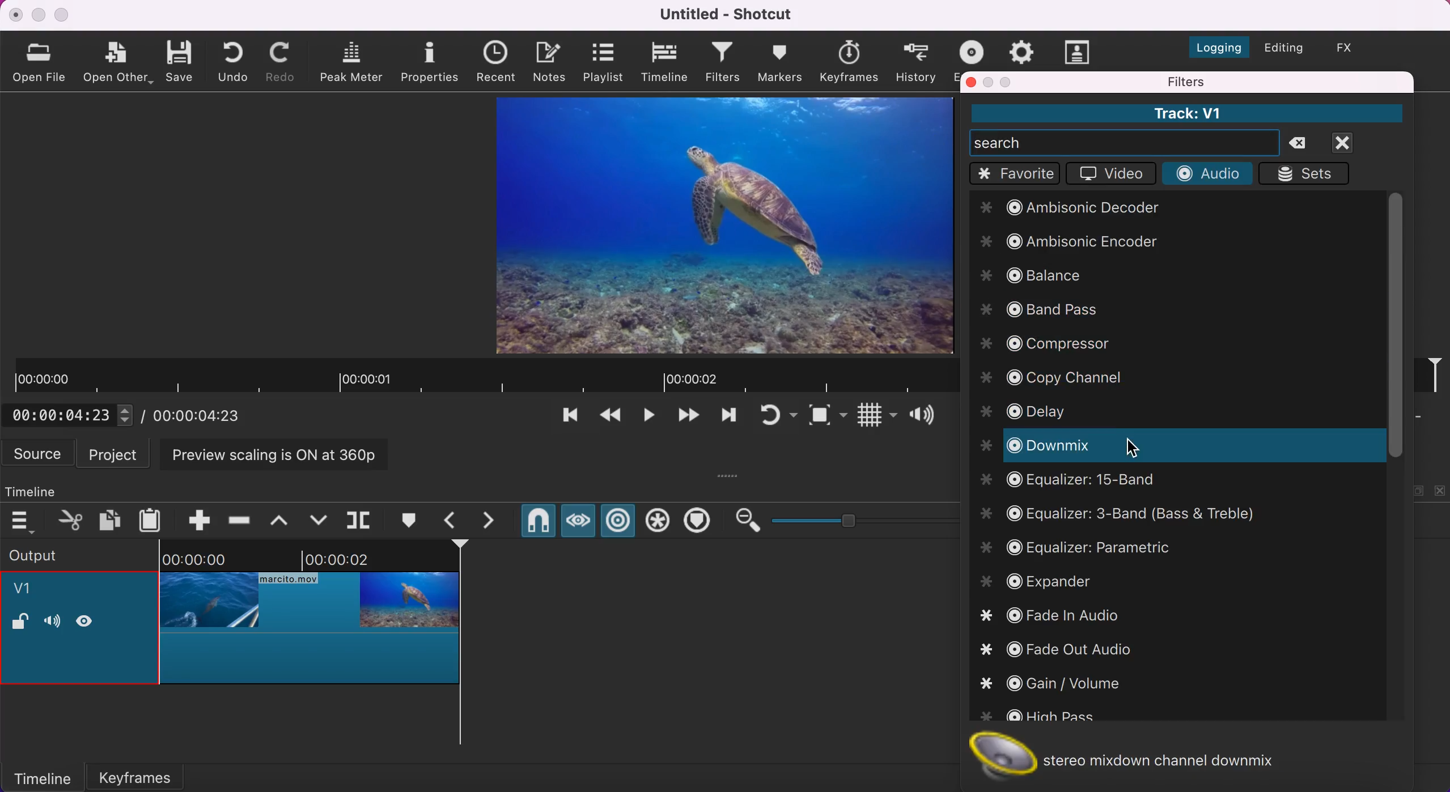  Describe the element at coordinates (1029, 279) in the screenshot. I see `balance` at that location.